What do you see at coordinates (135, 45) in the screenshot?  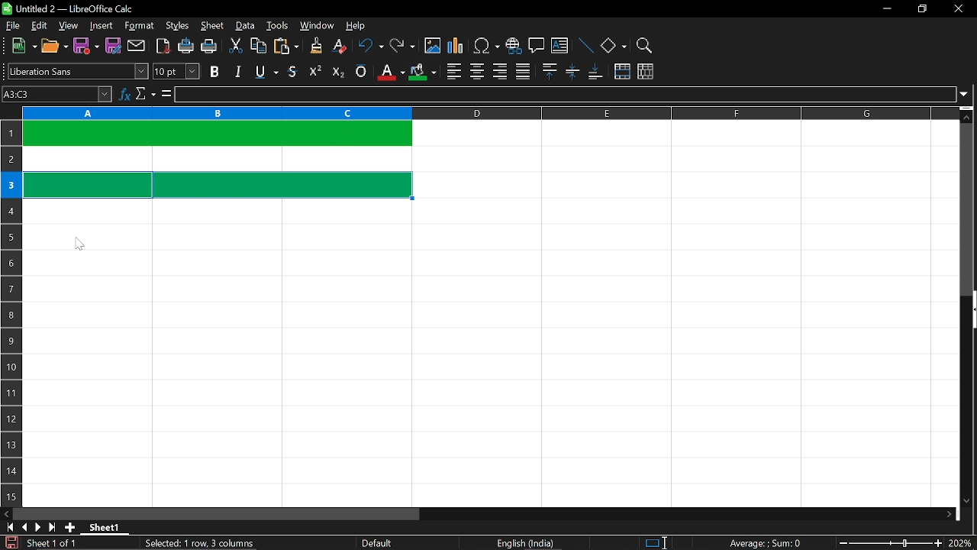 I see `attach` at bounding box center [135, 45].